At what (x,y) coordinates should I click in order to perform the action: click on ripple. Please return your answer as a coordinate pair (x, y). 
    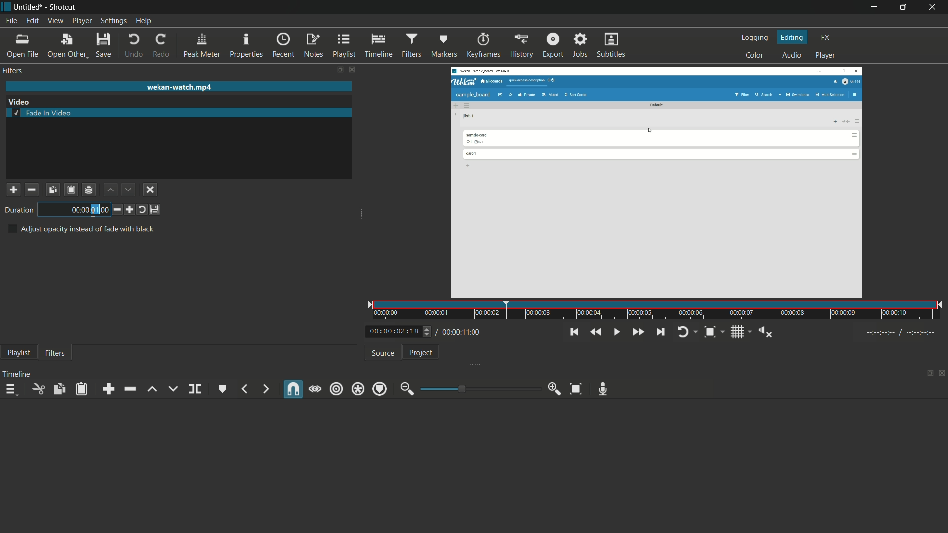
    Looking at the image, I should click on (337, 389).